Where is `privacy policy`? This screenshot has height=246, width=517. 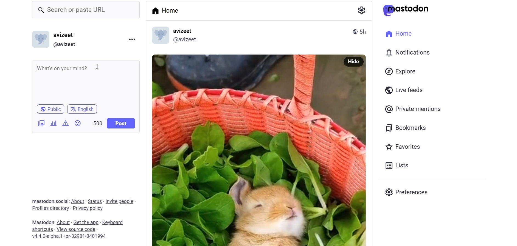 privacy policy is located at coordinates (88, 209).